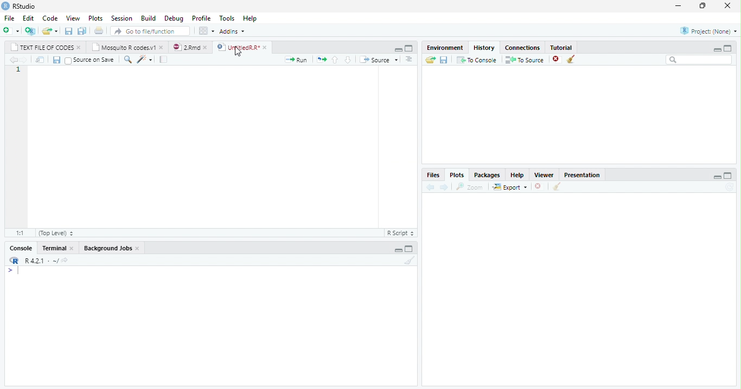 This screenshot has height=389, width=741. I want to click on code tools, so click(144, 60).